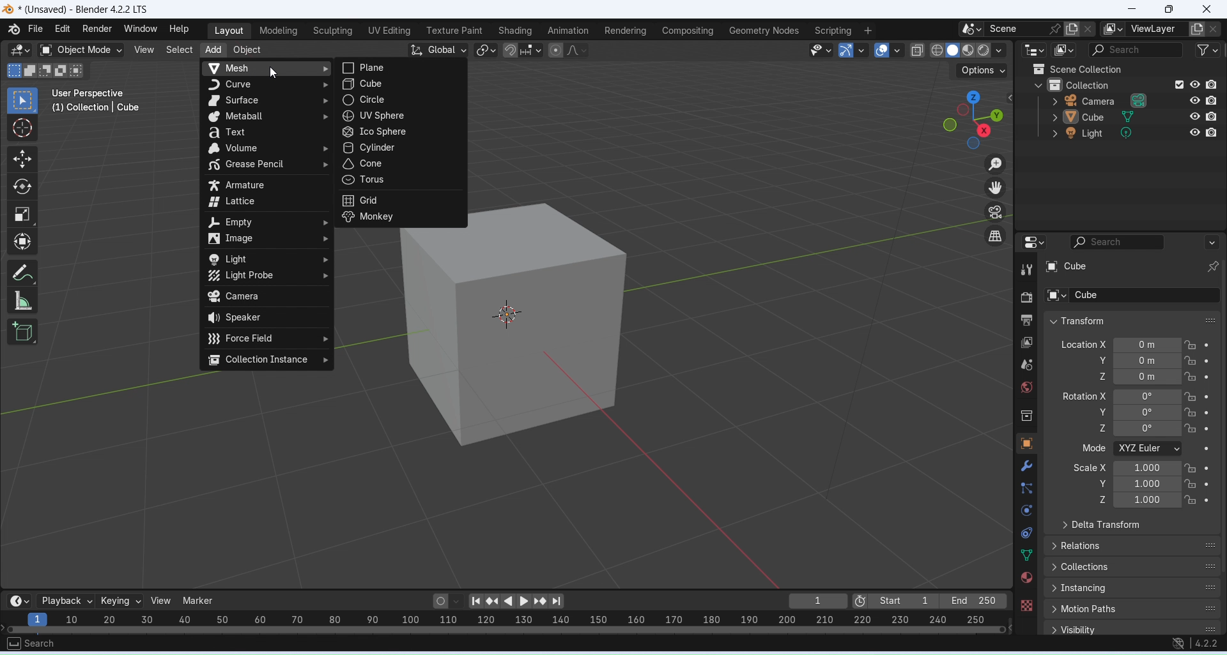 Image resolution: width=1227 pixels, height=655 pixels. I want to click on 1, so click(818, 601).